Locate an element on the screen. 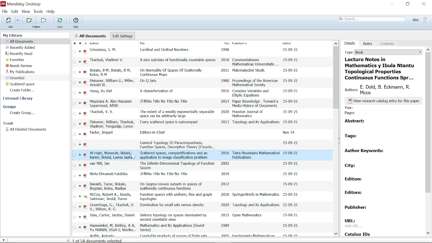 This screenshot has width=432, height=243. pages is located at coordinates (353, 113).